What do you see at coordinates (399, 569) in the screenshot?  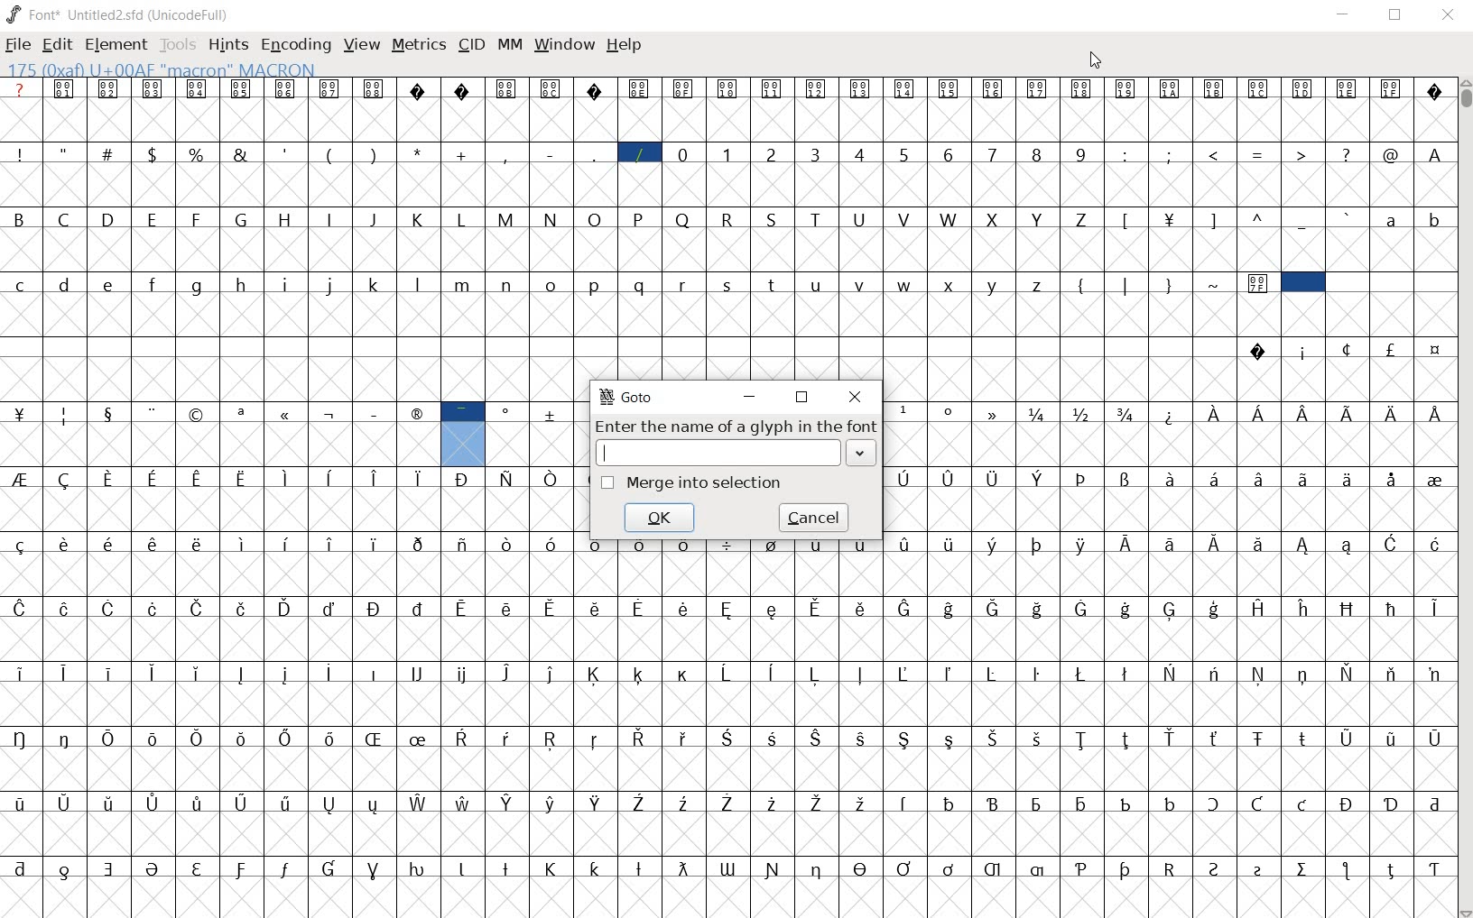 I see `Latin extended characters` at bounding box center [399, 569].